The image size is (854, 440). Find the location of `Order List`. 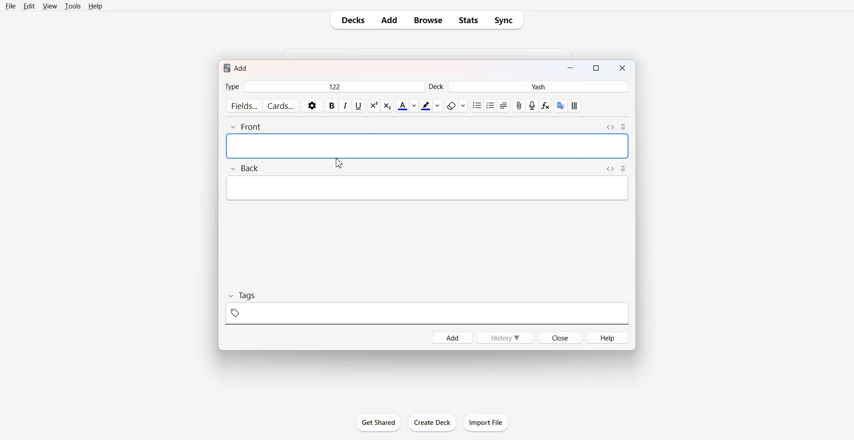

Order List is located at coordinates (490, 106).